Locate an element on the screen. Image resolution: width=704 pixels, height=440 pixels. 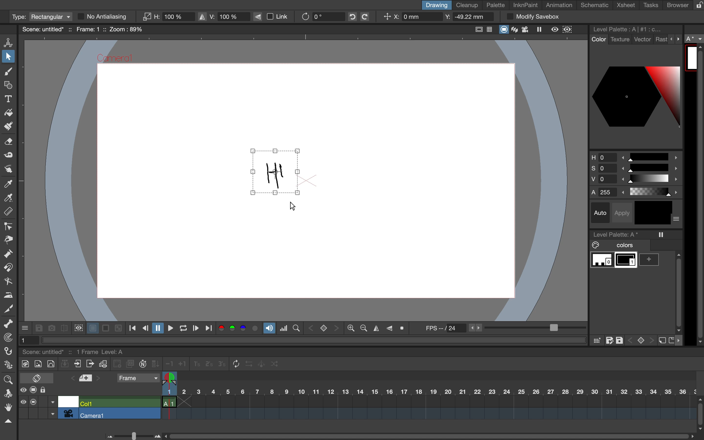
scene name and scene details is located at coordinates (82, 29).